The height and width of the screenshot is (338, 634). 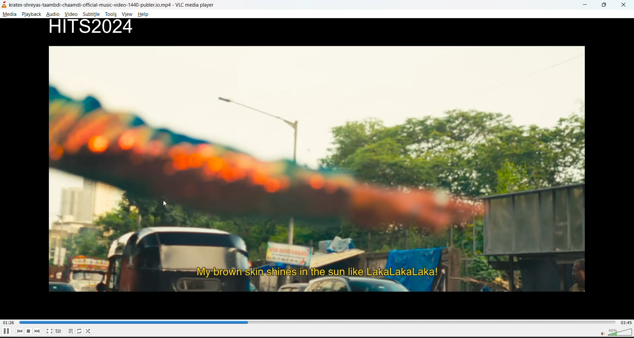 What do you see at coordinates (145, 14) in the screenshot?
I see `help` at bounding box center [145, 14].